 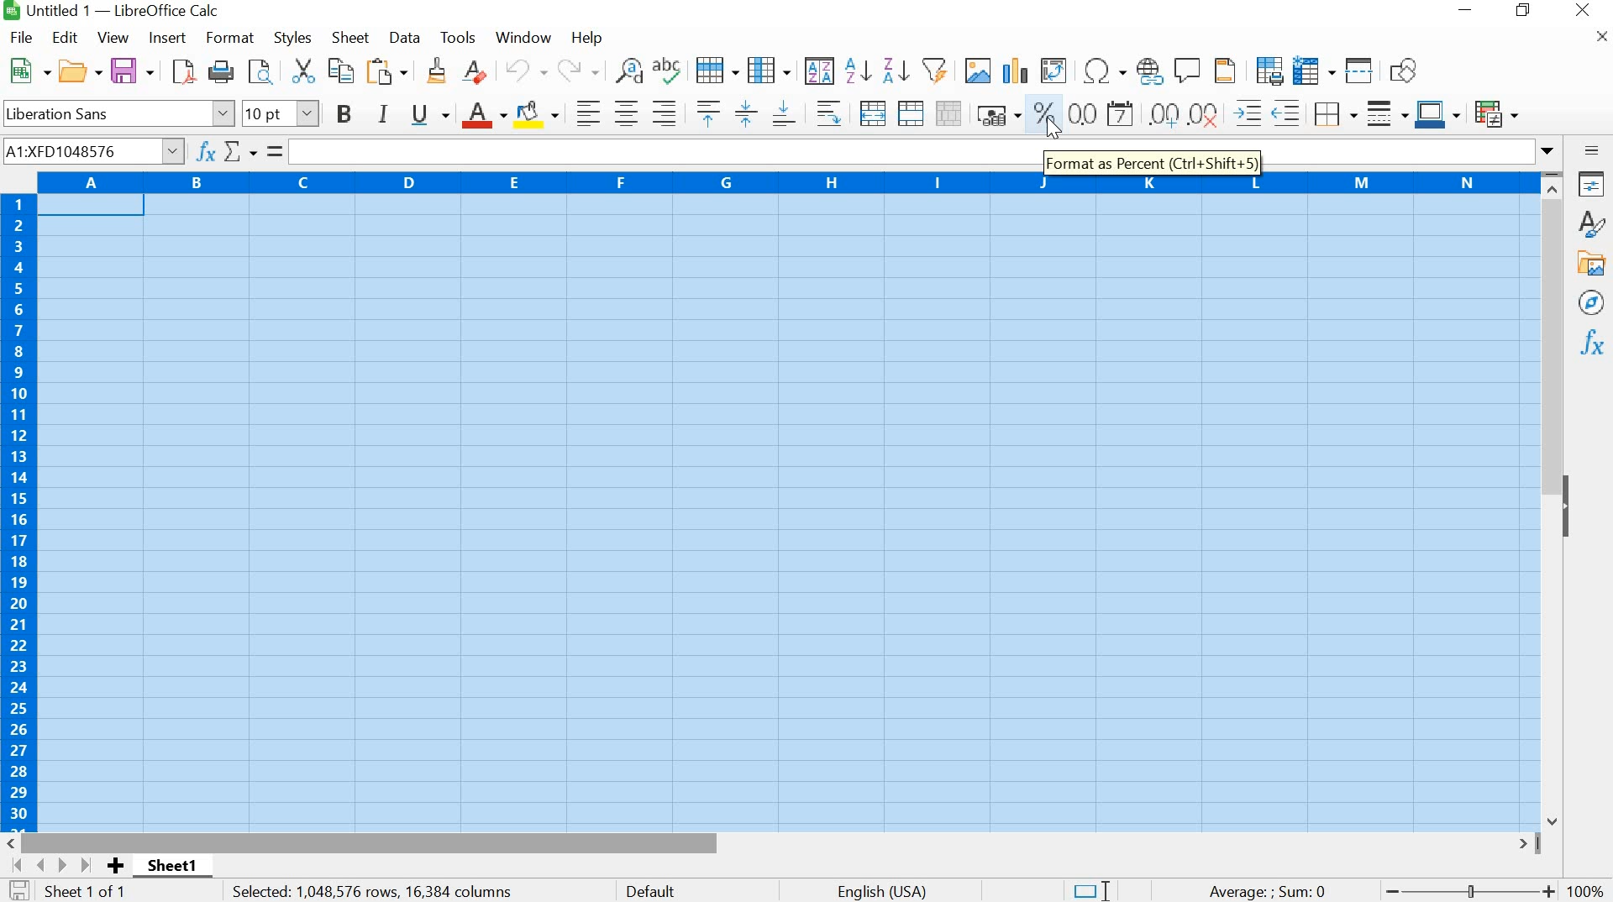 I want to click on BOLD, so click(x=343, y=115).